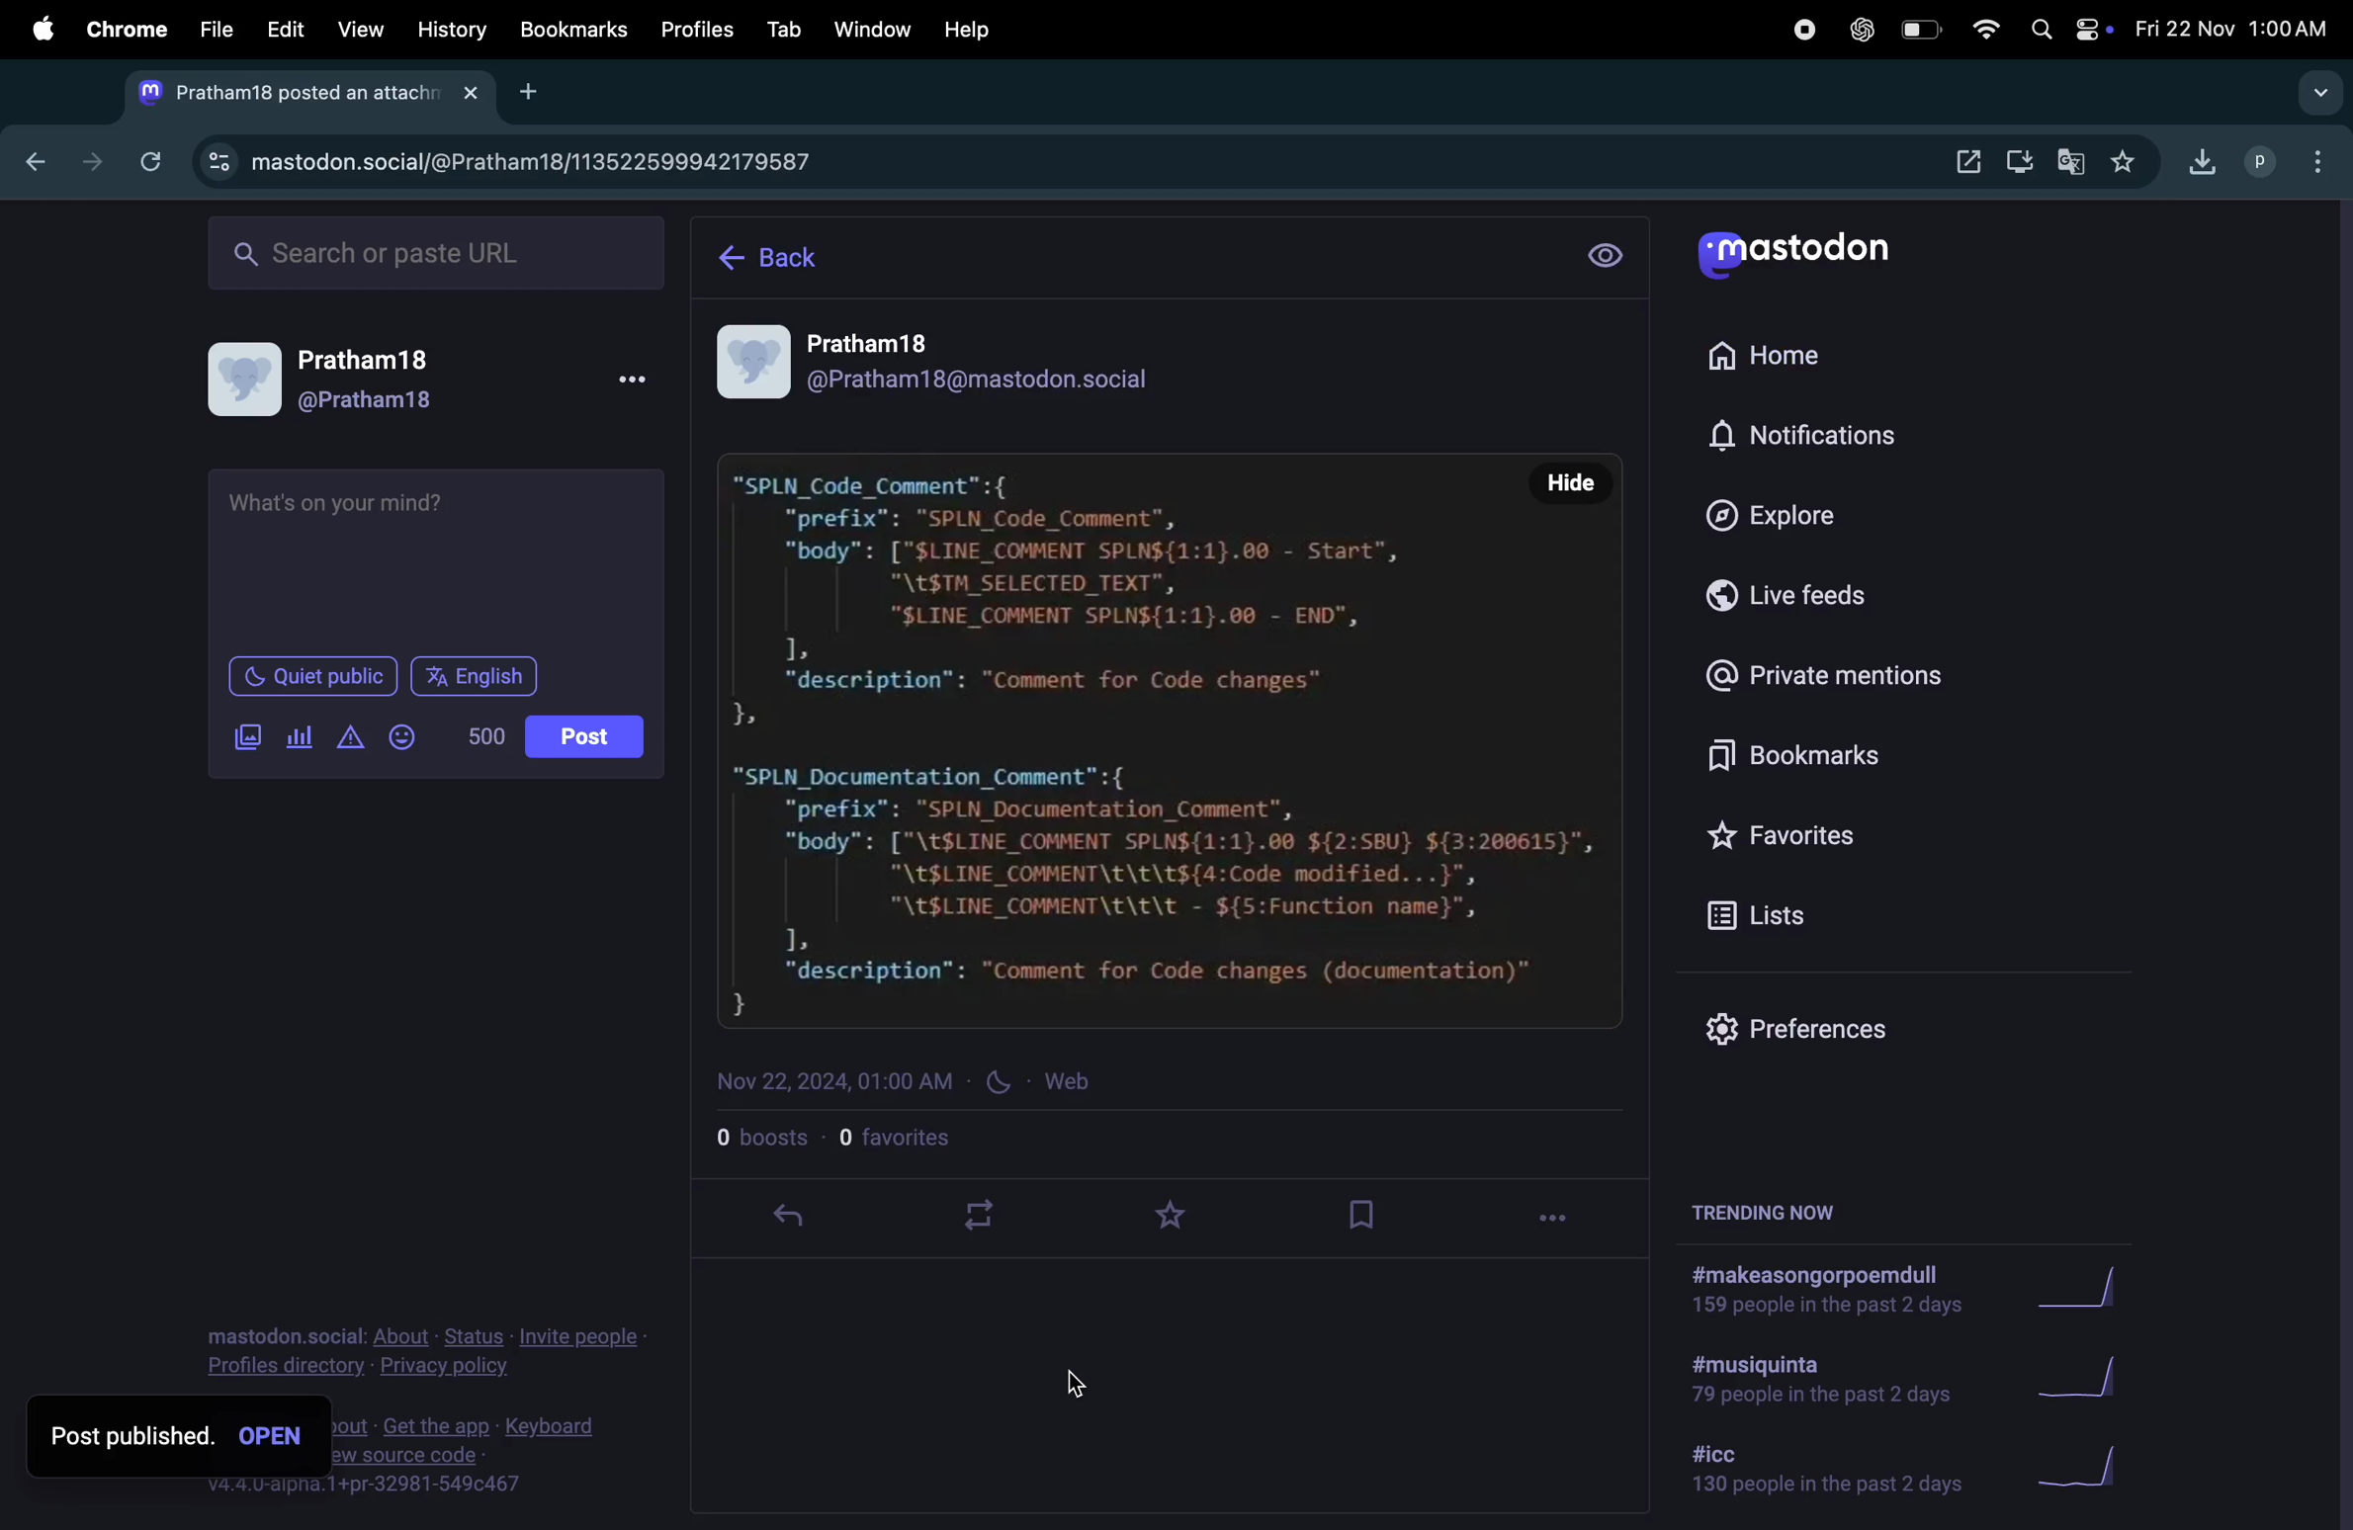 The image size is (2353, 1530). Describe the element at coordinates (361, 29) in the screenshot. I see `view` at that location.